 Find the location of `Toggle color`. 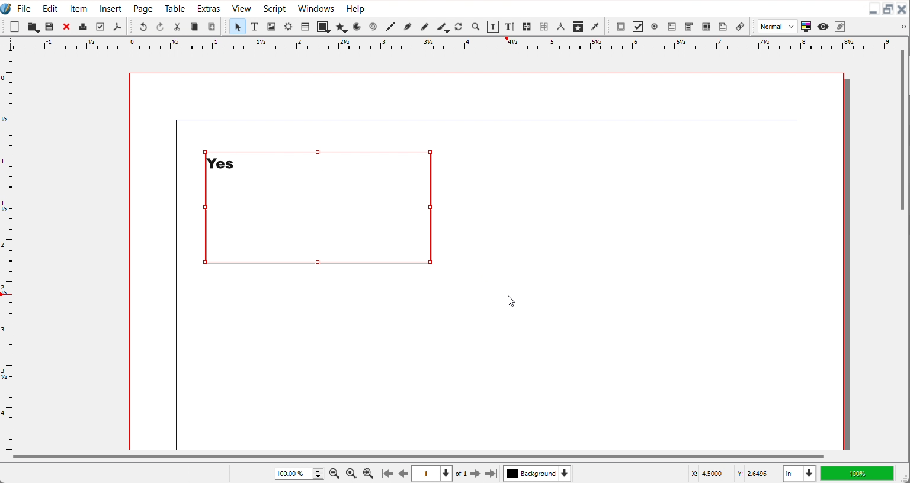

Toggle color is located at coordinates (807, 27).